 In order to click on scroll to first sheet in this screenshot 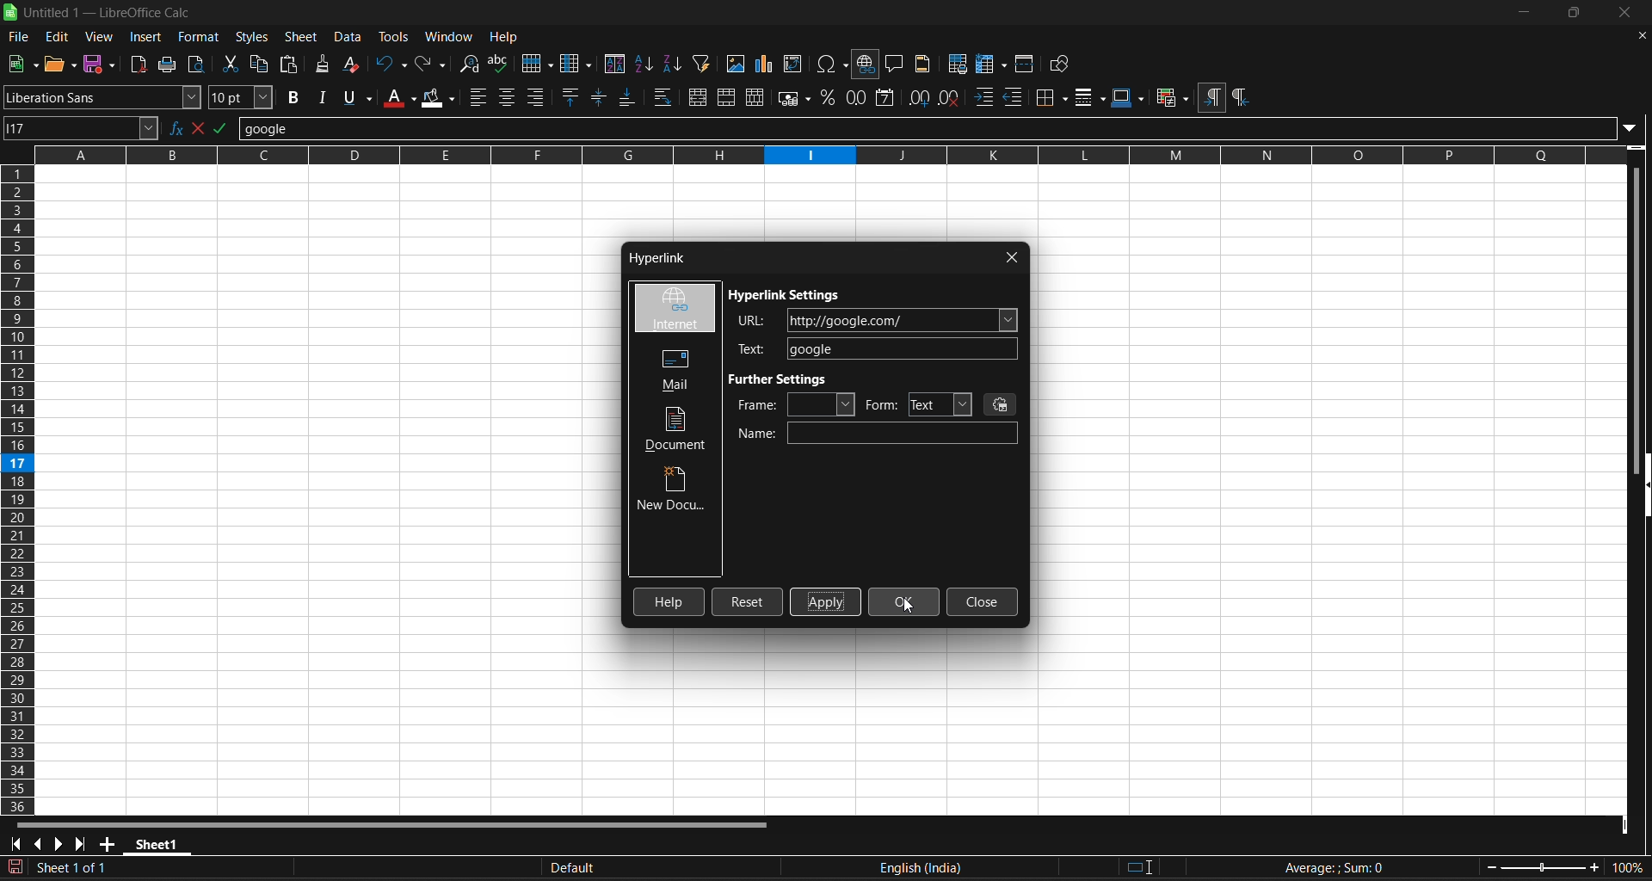, I will do `click(15, 844)`.